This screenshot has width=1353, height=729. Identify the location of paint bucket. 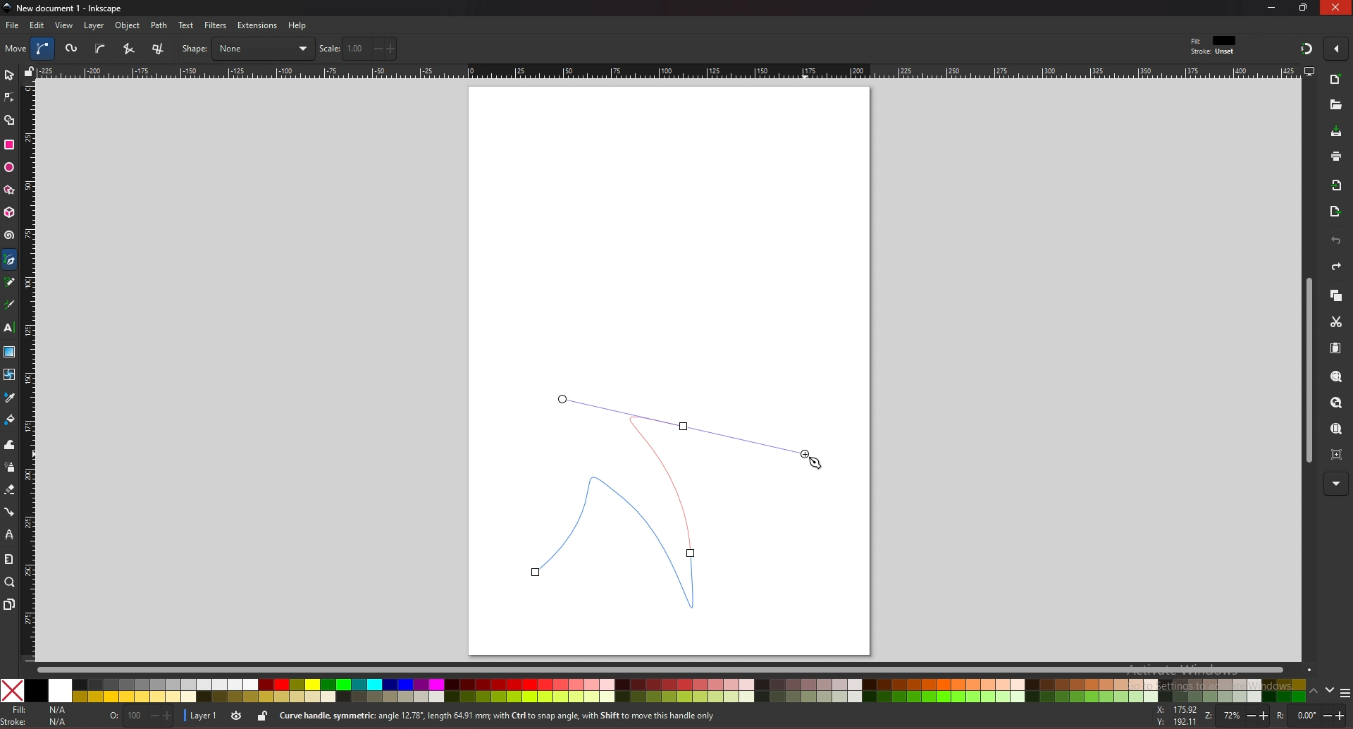
(10, 419).